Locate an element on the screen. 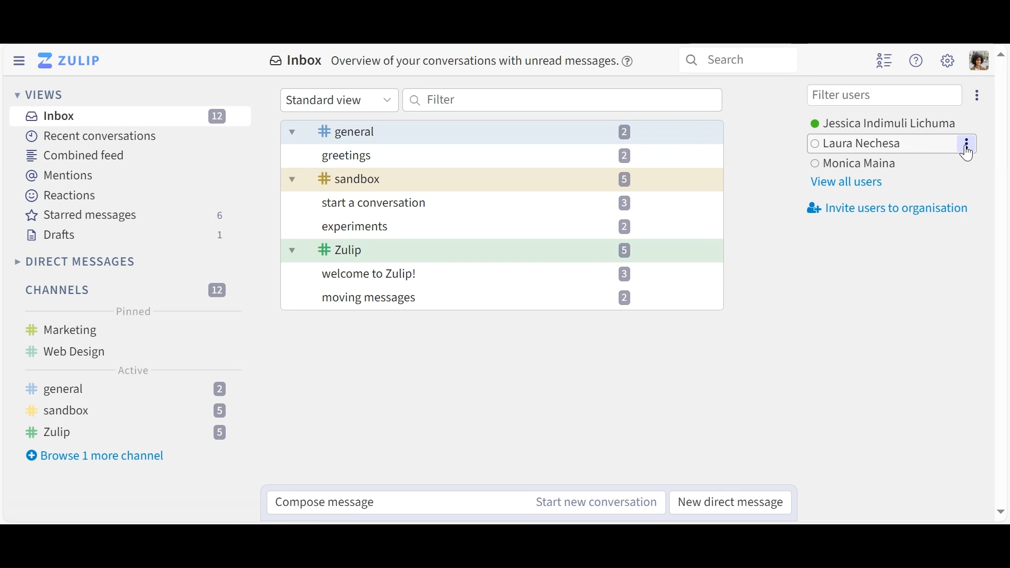  Help menu is located at coordinates (916, 61).